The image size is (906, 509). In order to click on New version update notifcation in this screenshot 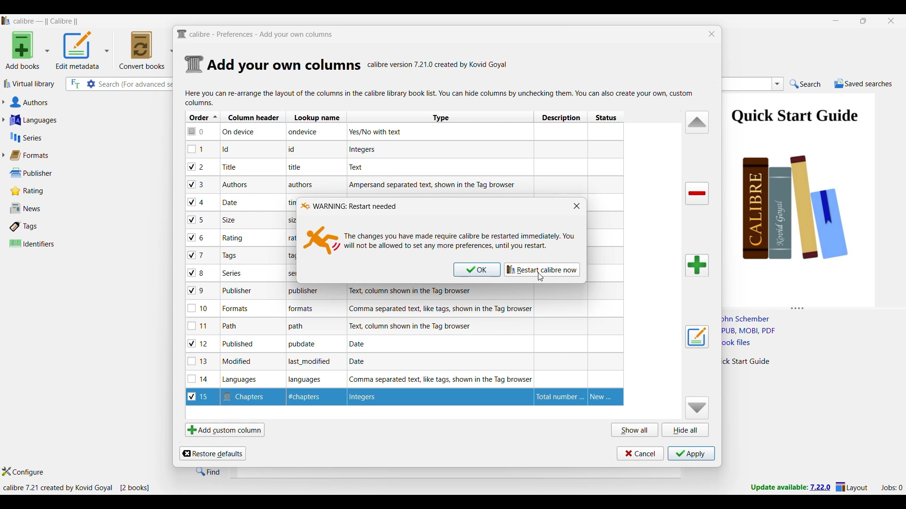, I will do `click(790, 487)`.